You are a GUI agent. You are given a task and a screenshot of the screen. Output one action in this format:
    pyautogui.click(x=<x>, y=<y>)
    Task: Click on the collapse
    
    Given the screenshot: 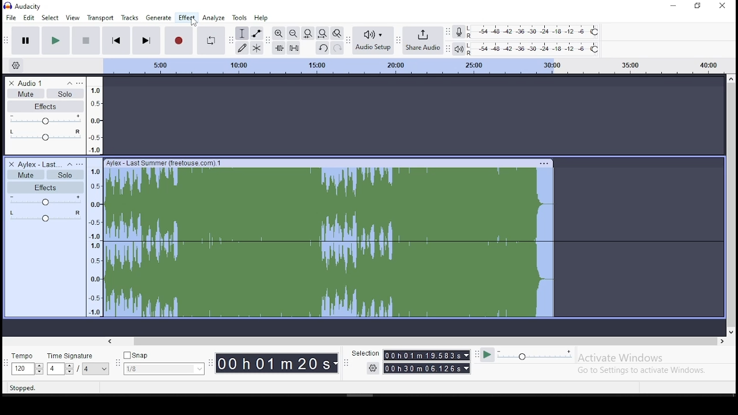 What is the action you would take?
    pyautogui.click(x=69, y=164)
    